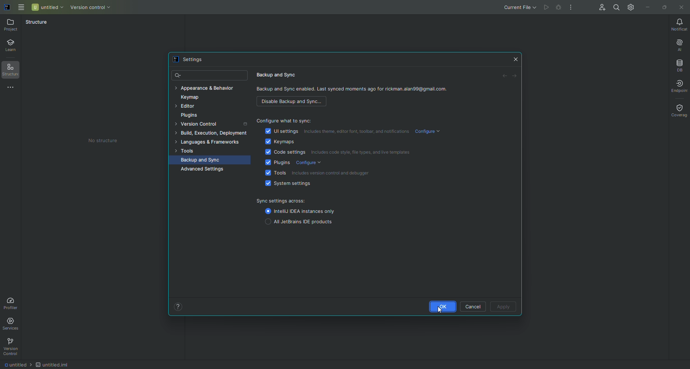  What do you see at coordinates (192, 99) in the screenshot?
I see `Keymap` at bounding box center [192, 99].